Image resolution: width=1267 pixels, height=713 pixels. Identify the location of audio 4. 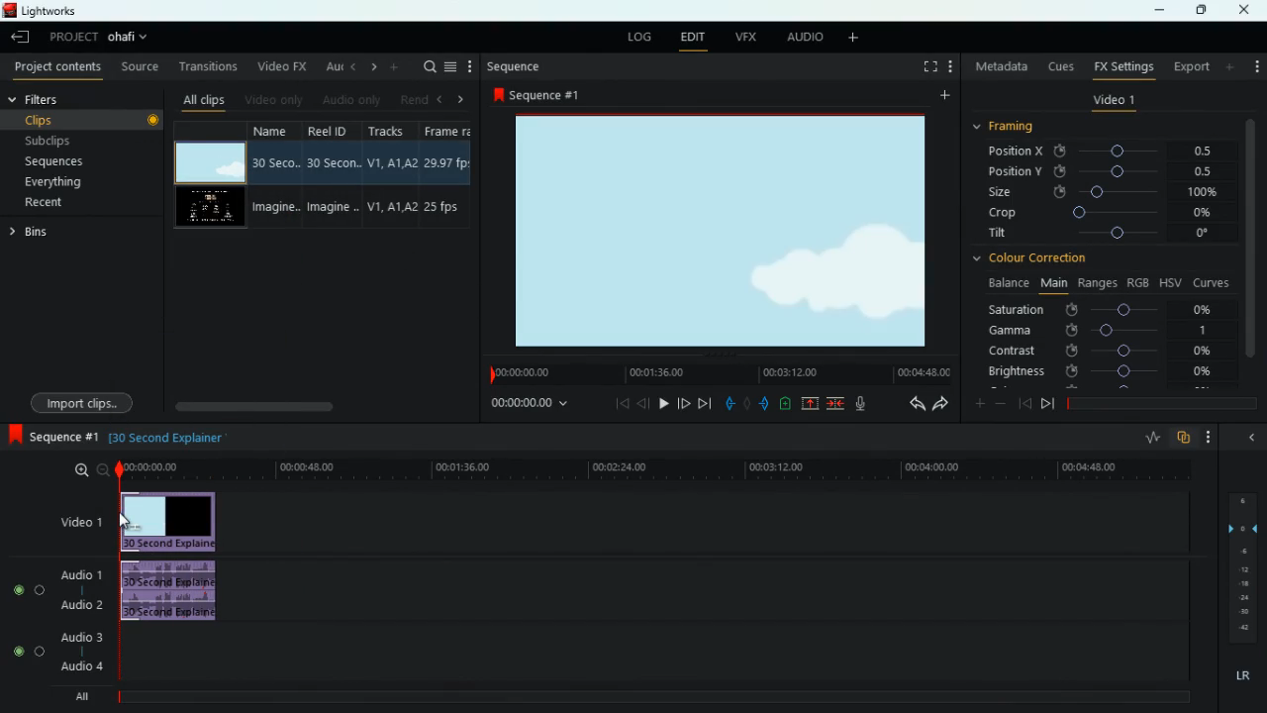
(78, 665).